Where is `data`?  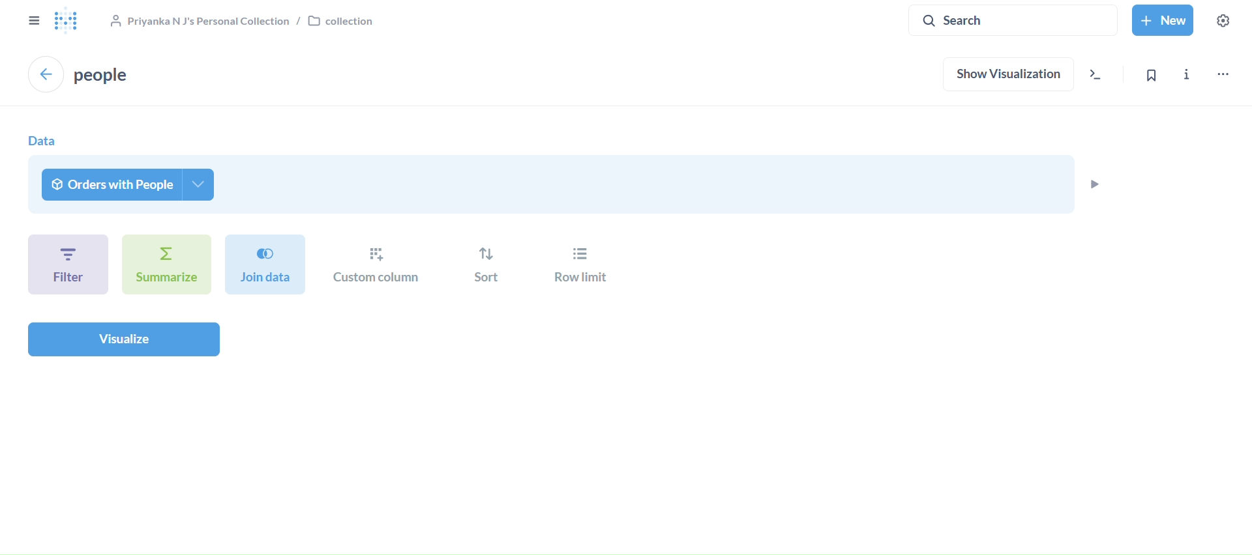 data is located at coordinates (42, 141).